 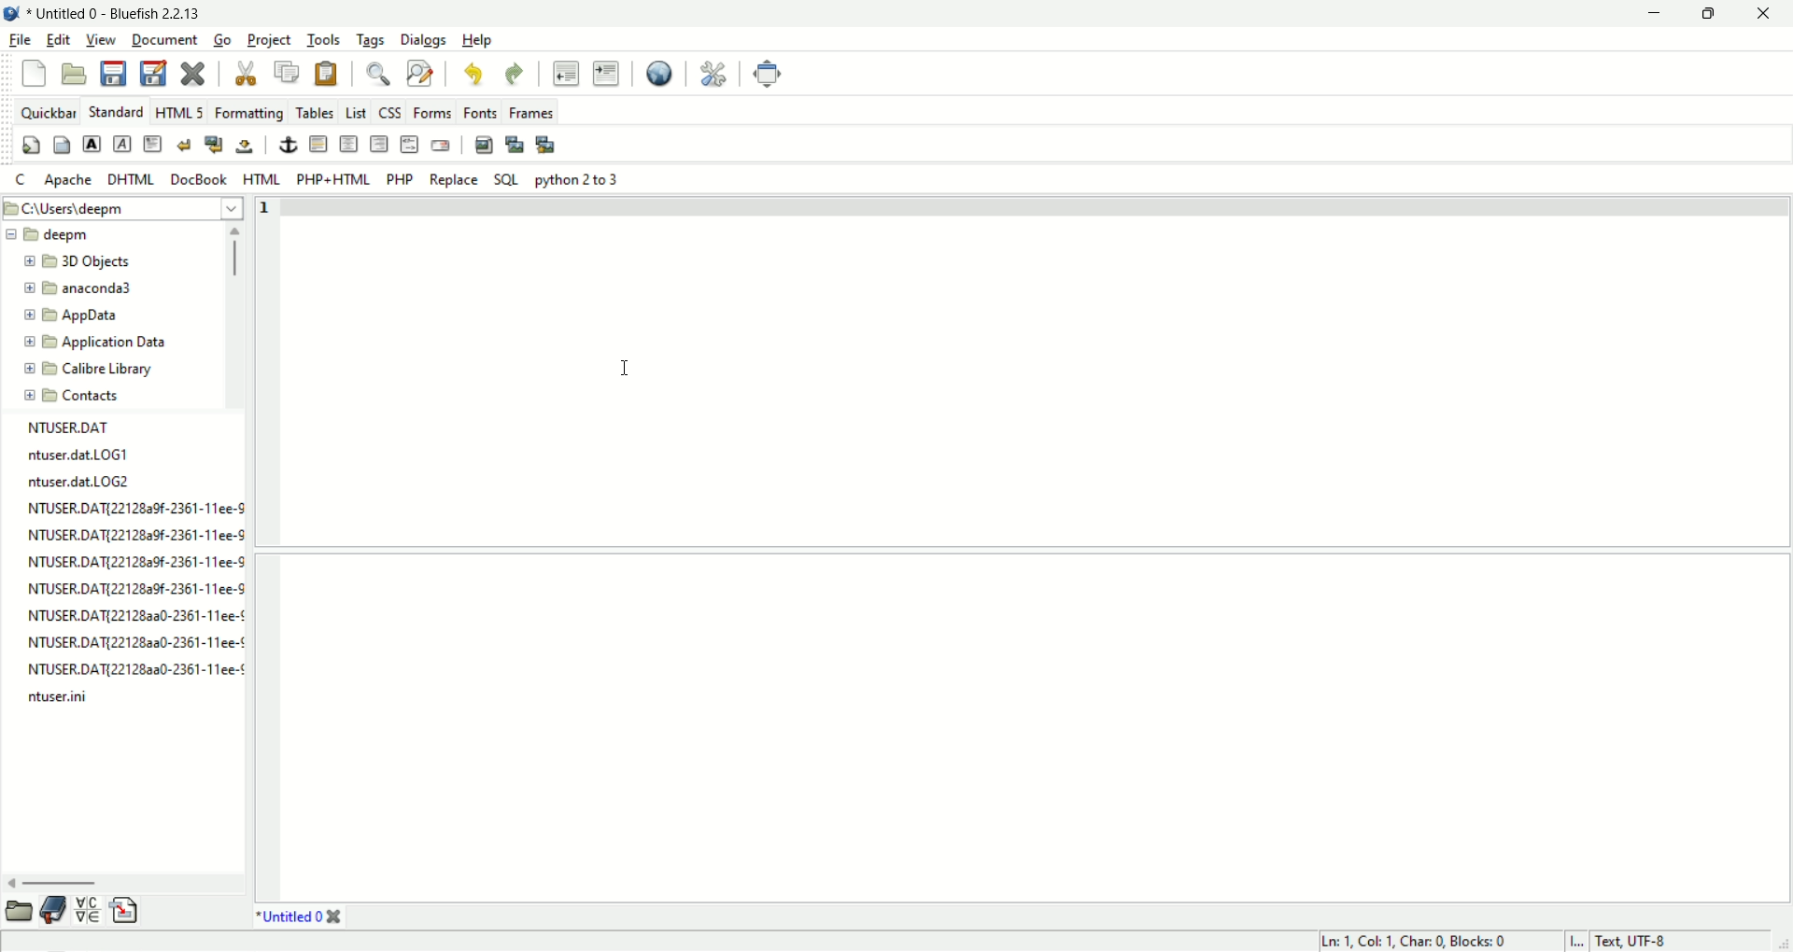 I want to click on line number, so click(x=261, y=551).